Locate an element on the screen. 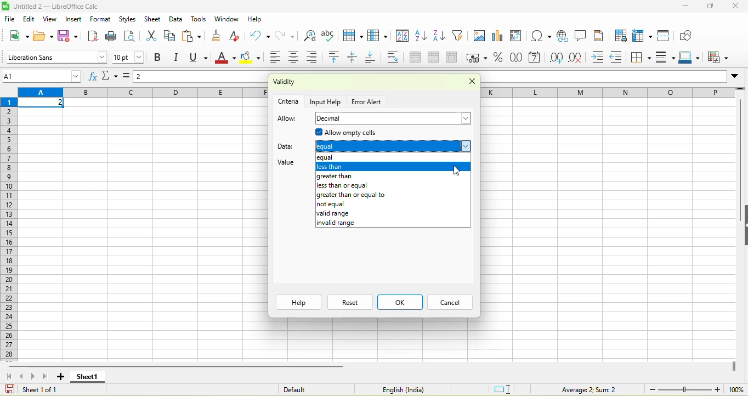 Image resolution: width=748 pixels, height=396 pixels. paste is located at coordinates (193, 36).